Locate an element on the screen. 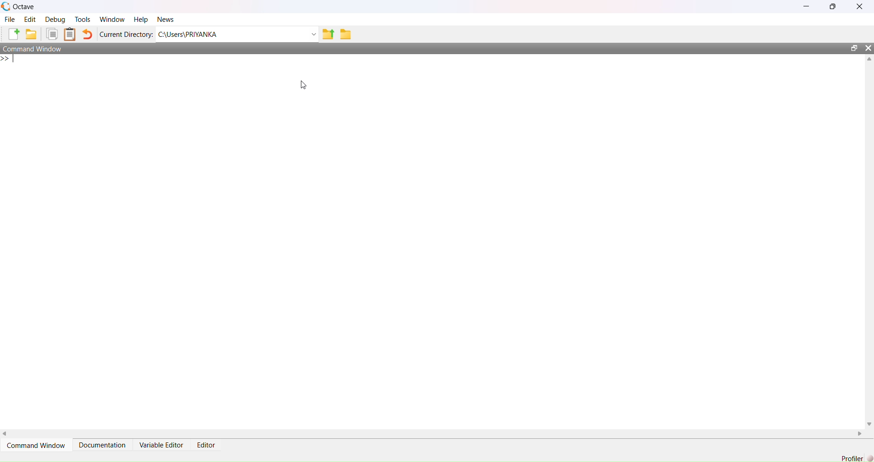  Help is located at coordinates (140, 19).